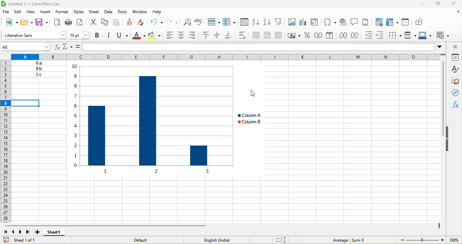 This screenshot has width=462, height=244. What do you see at coordinates (42, 64) in the screenshot?
I see `a` at bounding box center [42, 64].